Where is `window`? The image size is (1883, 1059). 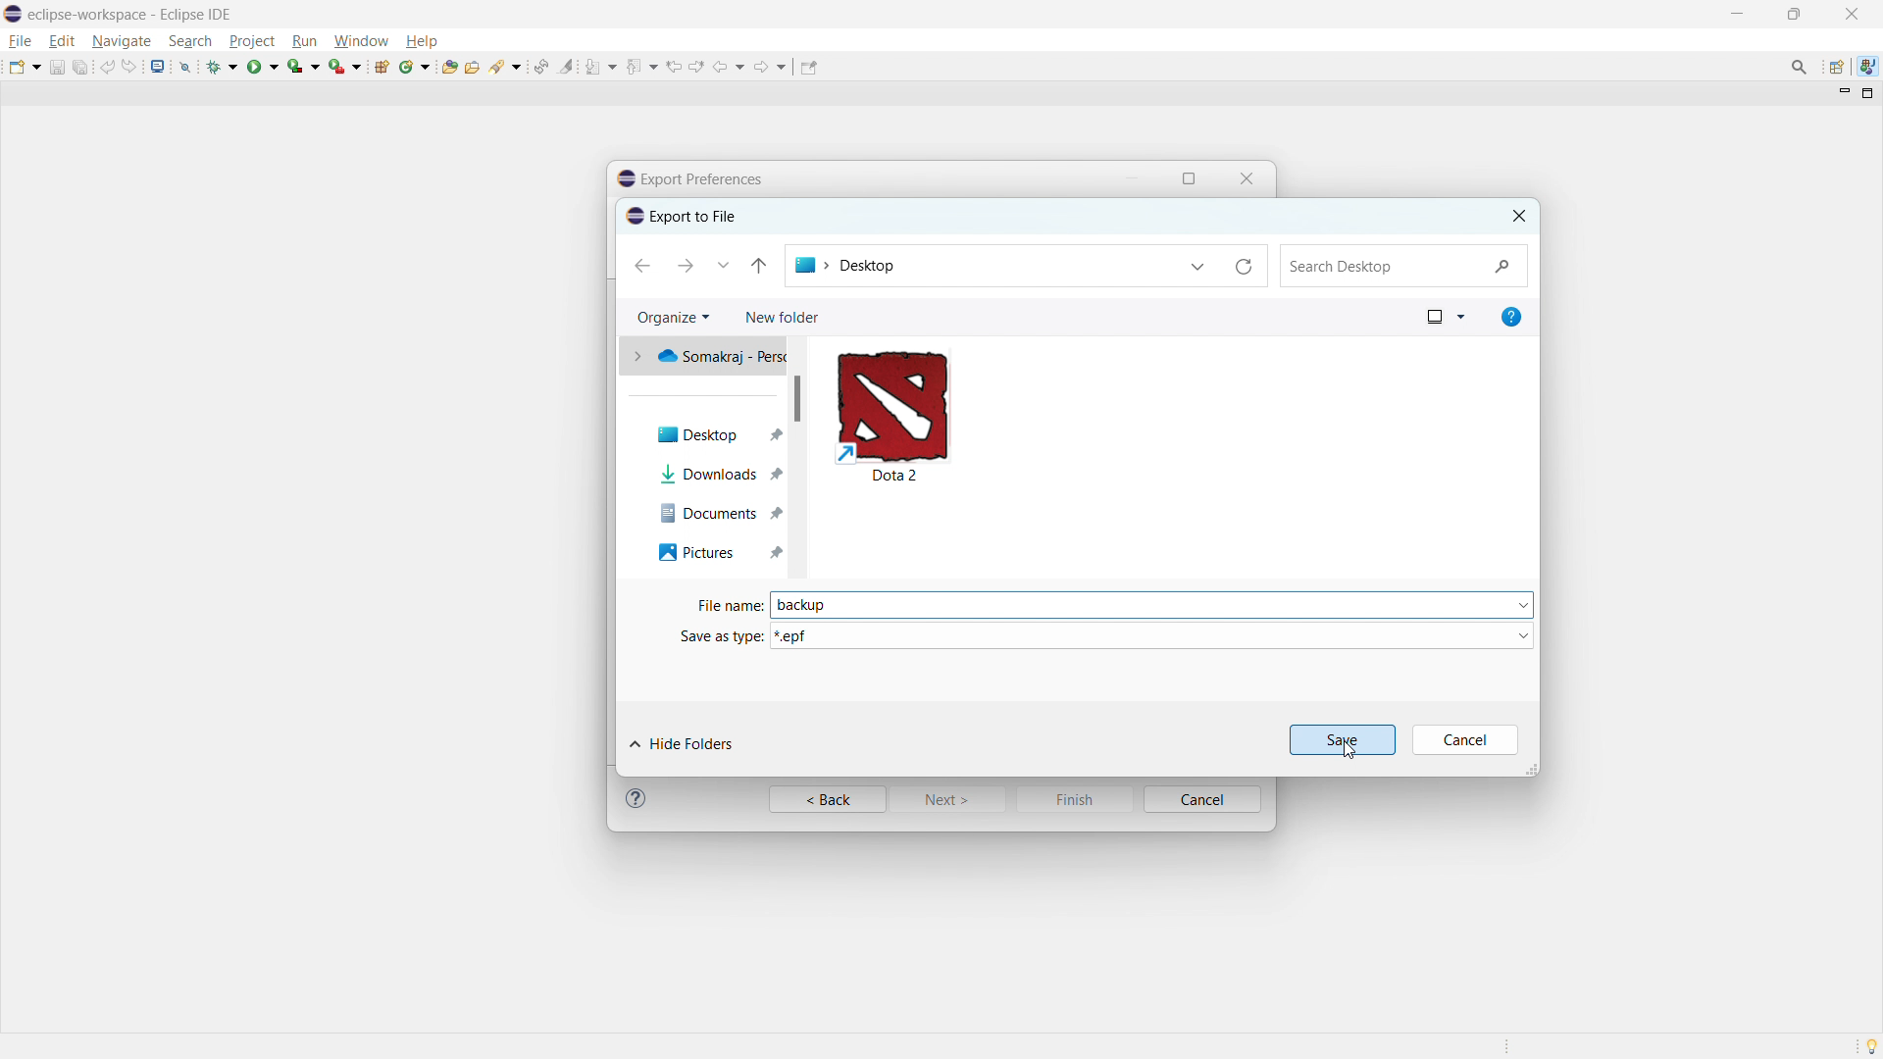
window is located at coordinates (361, 41).